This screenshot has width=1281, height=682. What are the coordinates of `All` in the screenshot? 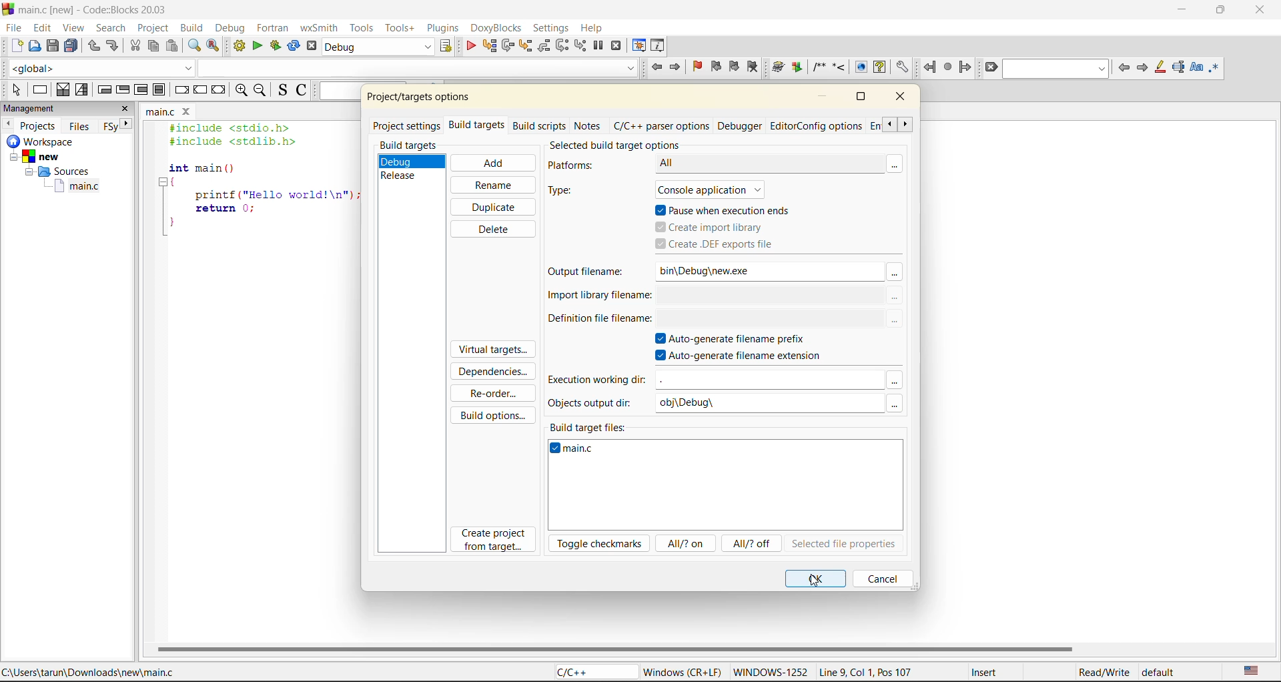 It's located at (752, 163).